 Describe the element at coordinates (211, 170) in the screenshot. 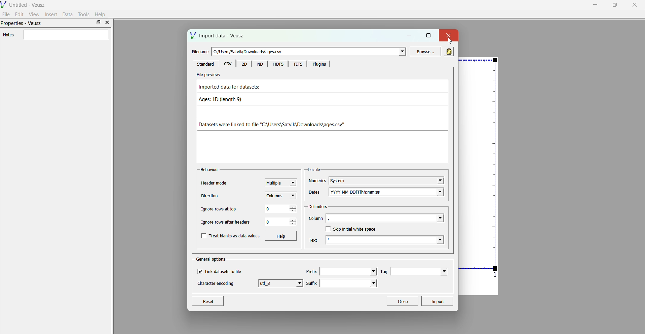

I see `Behaviour` at that location.